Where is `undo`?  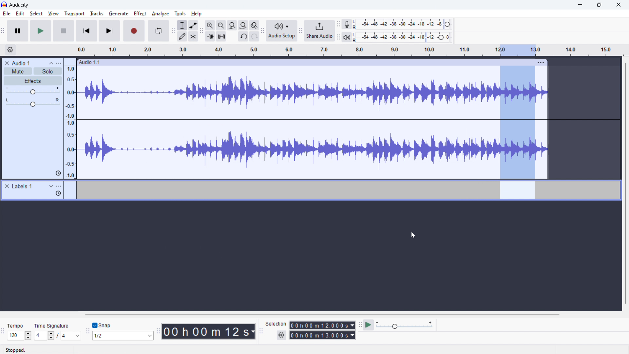
undo is located at coordinates (243, 37).